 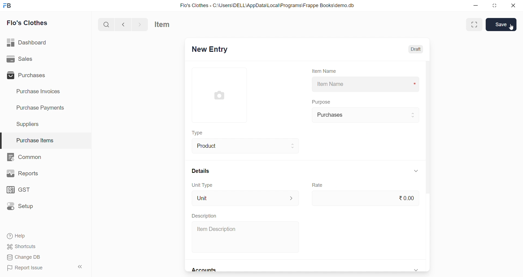 I want to click on navigate forward, so click(x=141, y=24).